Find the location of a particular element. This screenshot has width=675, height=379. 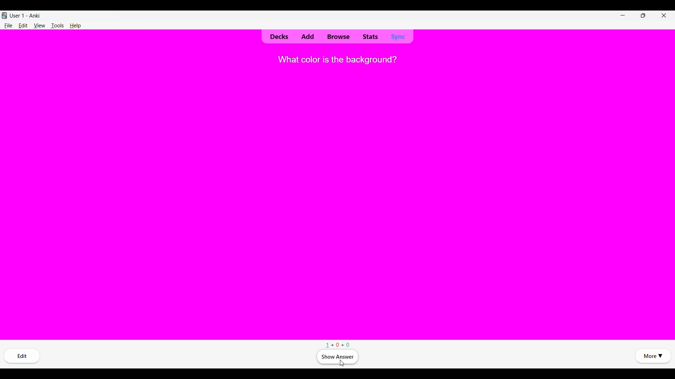

Software logo is located at coordinates (4, 15).